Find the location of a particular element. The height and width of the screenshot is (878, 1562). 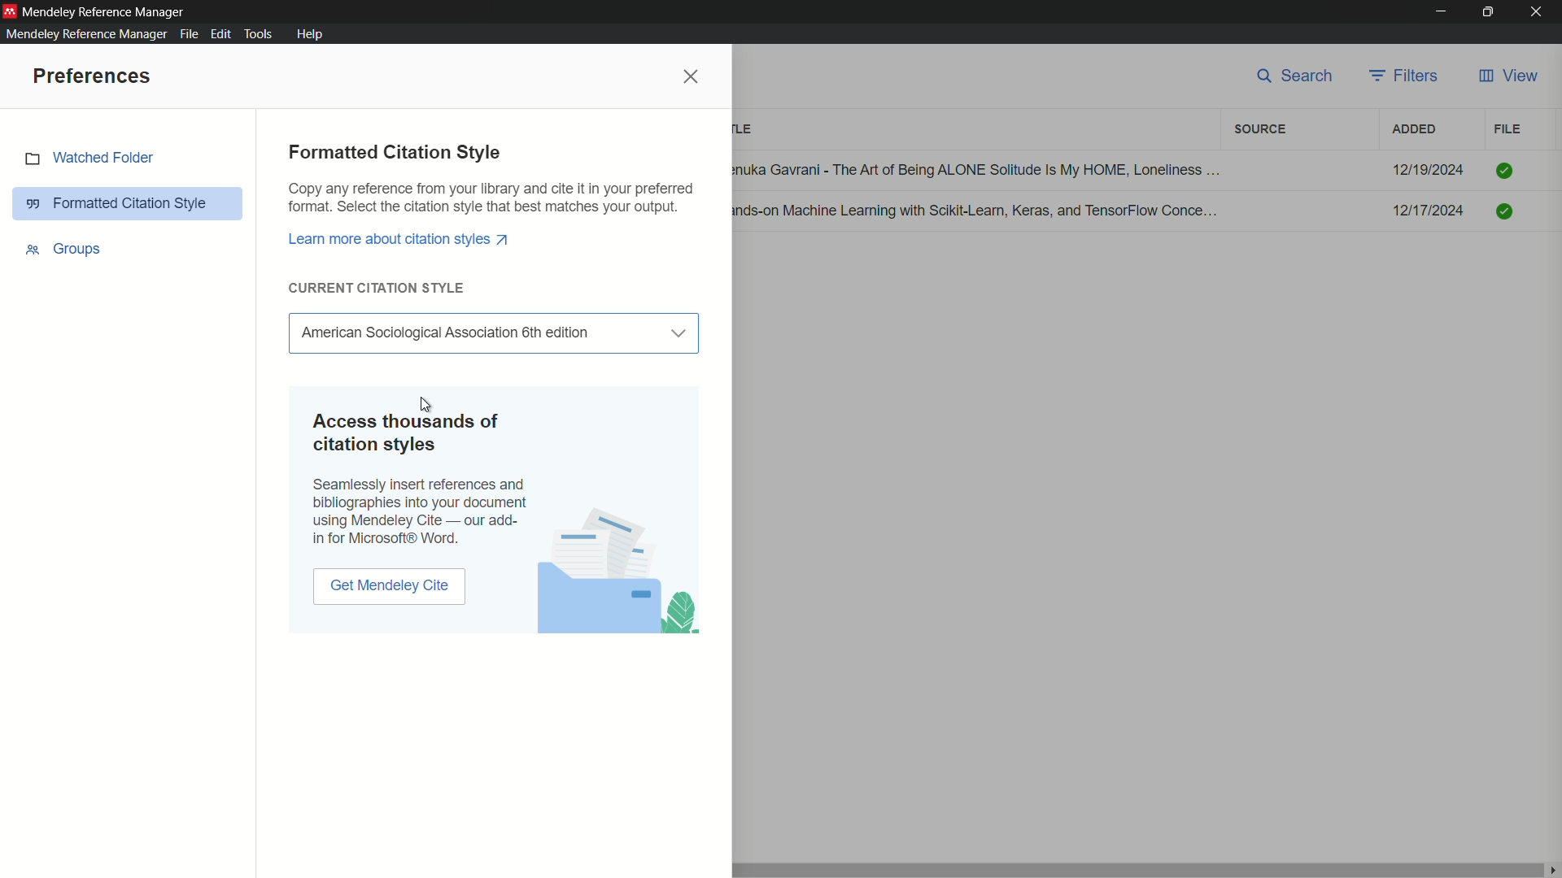

view is located at coordinates (1508, 78).